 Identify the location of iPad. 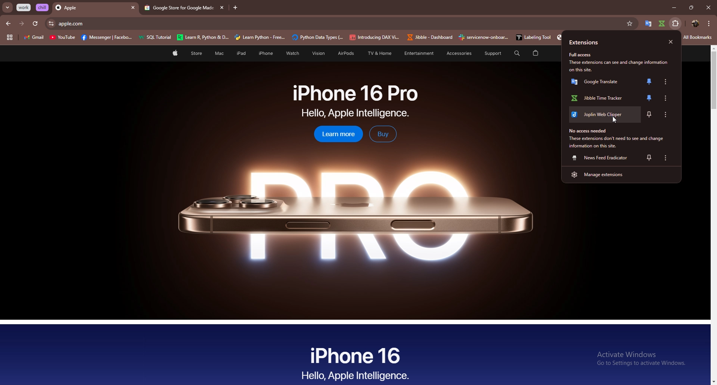
(240, 53).